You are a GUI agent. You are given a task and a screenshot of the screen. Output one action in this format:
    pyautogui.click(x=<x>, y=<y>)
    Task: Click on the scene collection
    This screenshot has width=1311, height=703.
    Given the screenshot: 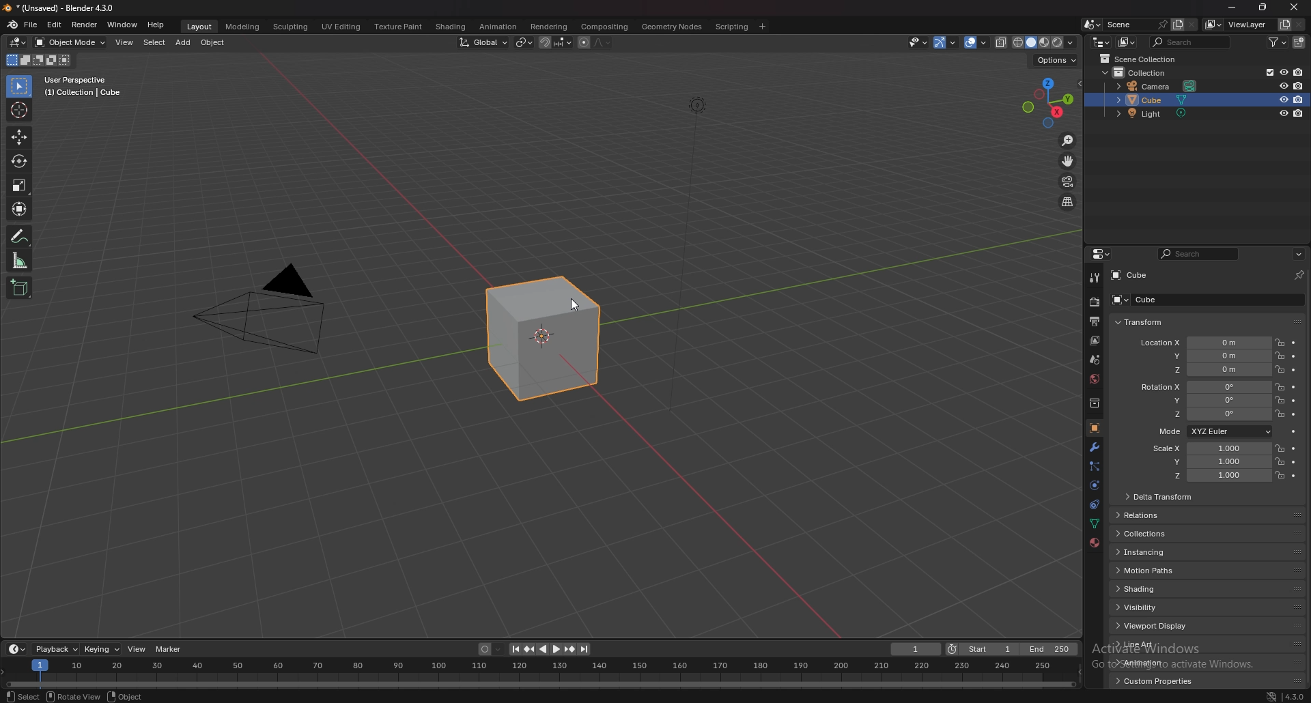 What is the action you would take?
    pyautogui.click(x=1142, y=58)
    